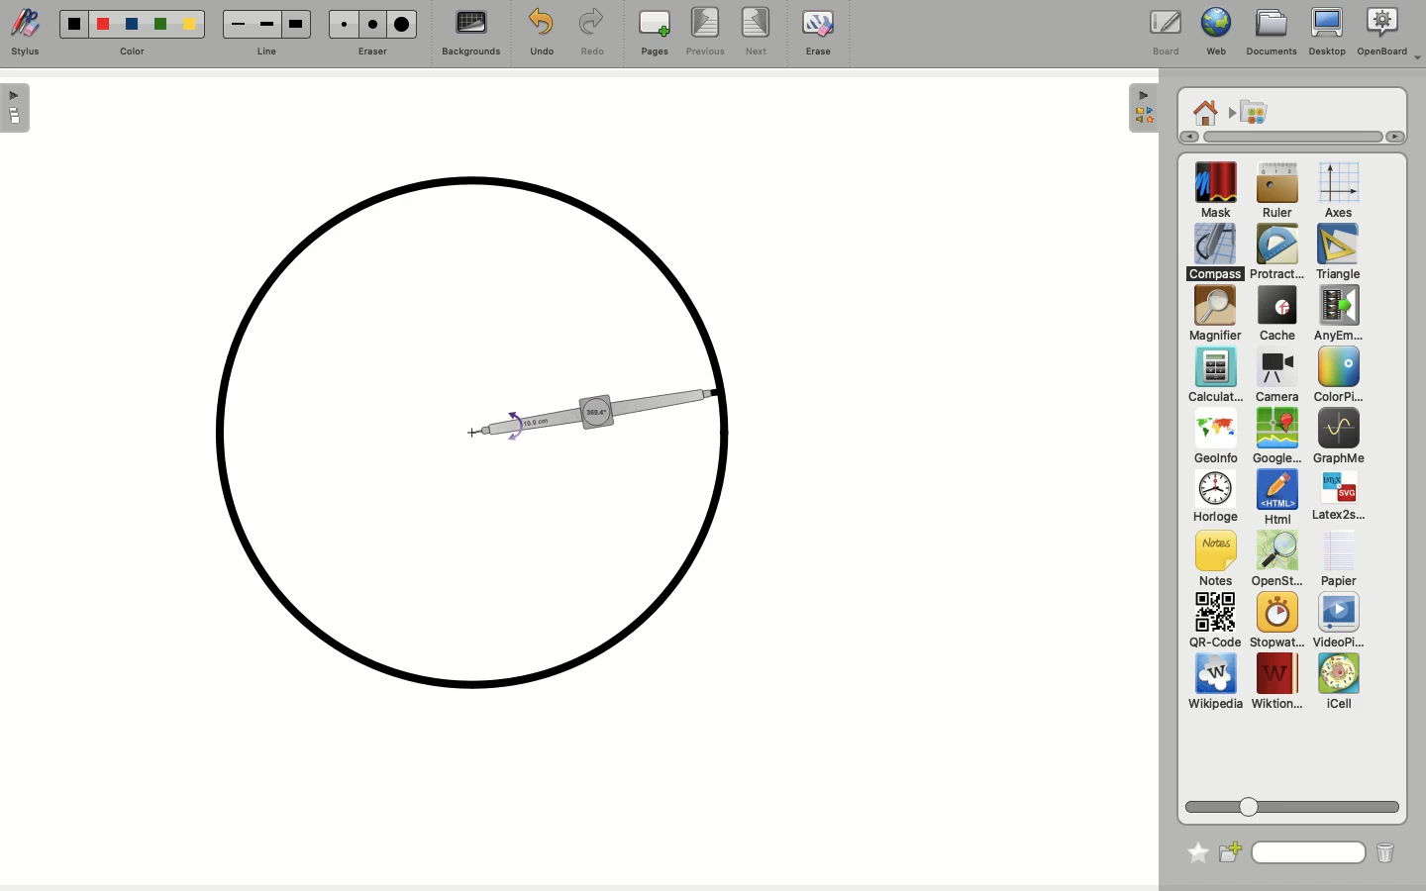  I want to click on Erase, so click(817, 32).